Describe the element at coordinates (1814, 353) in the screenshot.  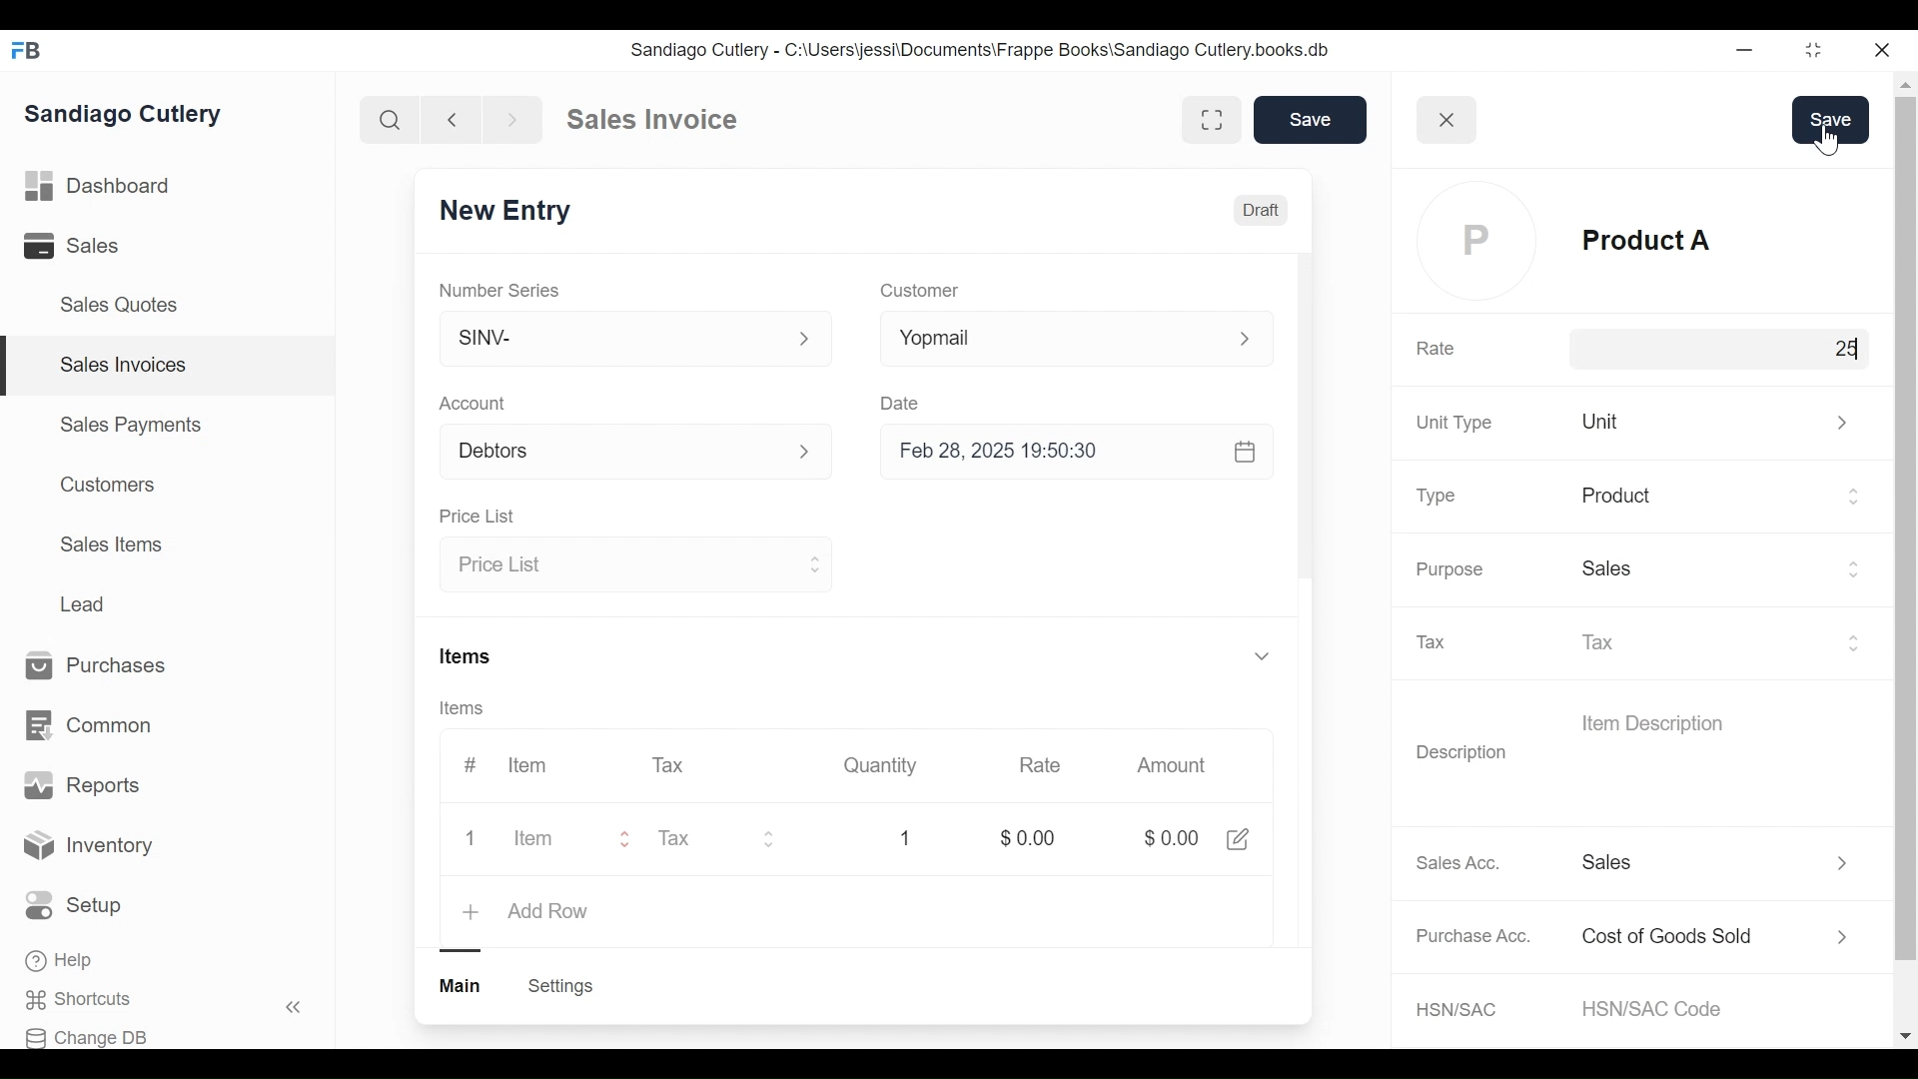
I see `cursor` at that location.